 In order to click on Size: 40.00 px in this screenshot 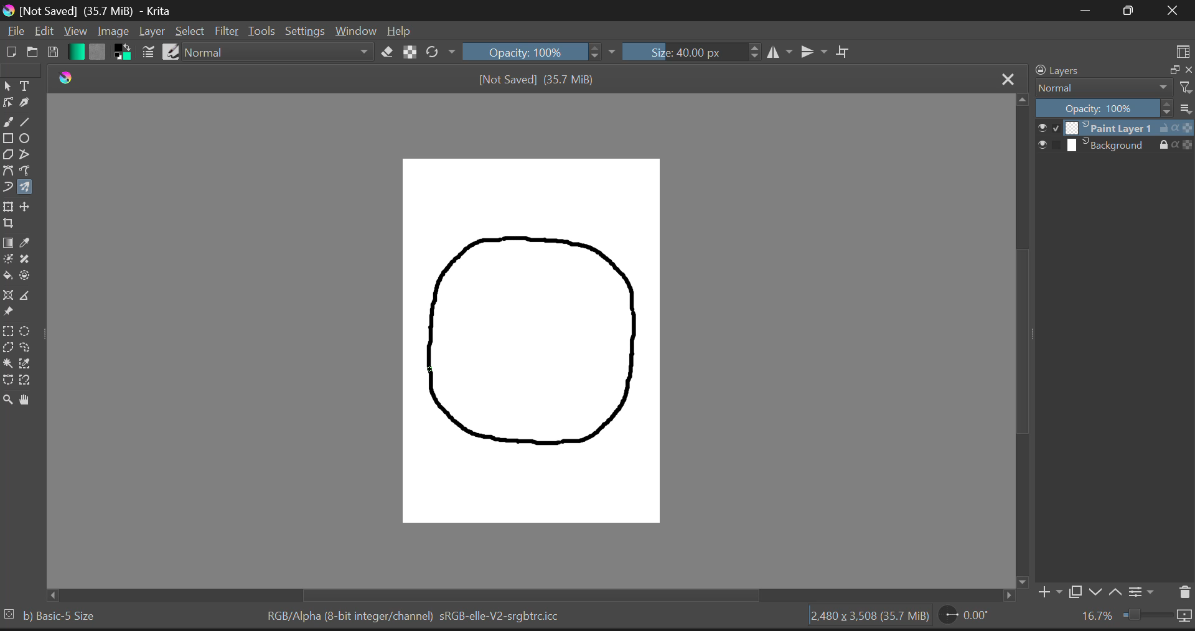, I will do `click(691, 51)`.